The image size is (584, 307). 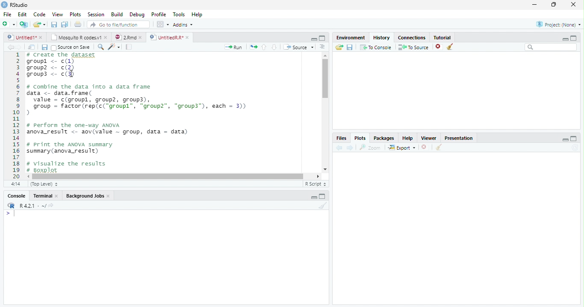 I want to click on Copy pages, so click(x=252, y=47).